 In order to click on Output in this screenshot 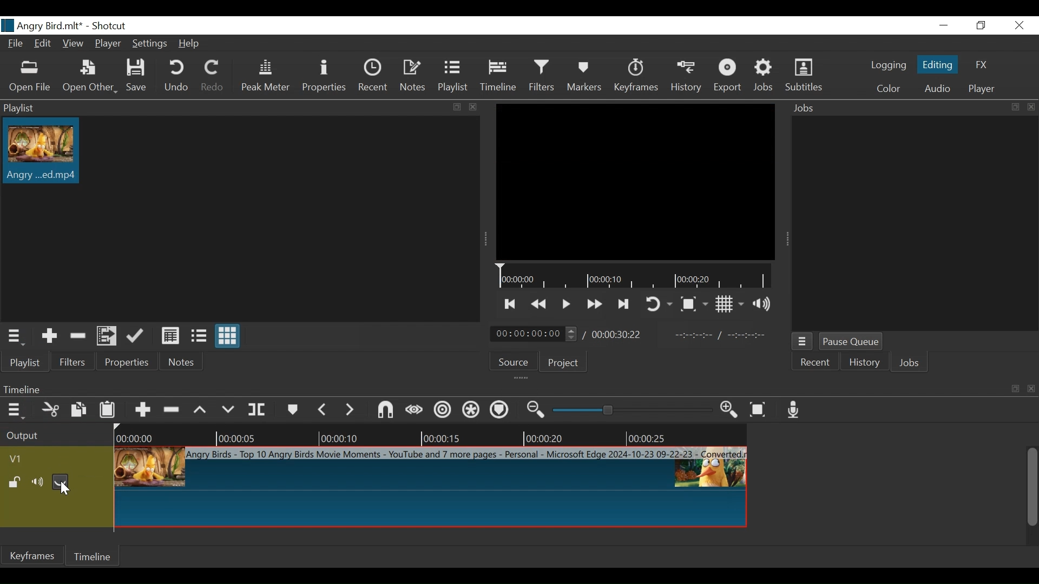, I will do `click(22, 436)`.